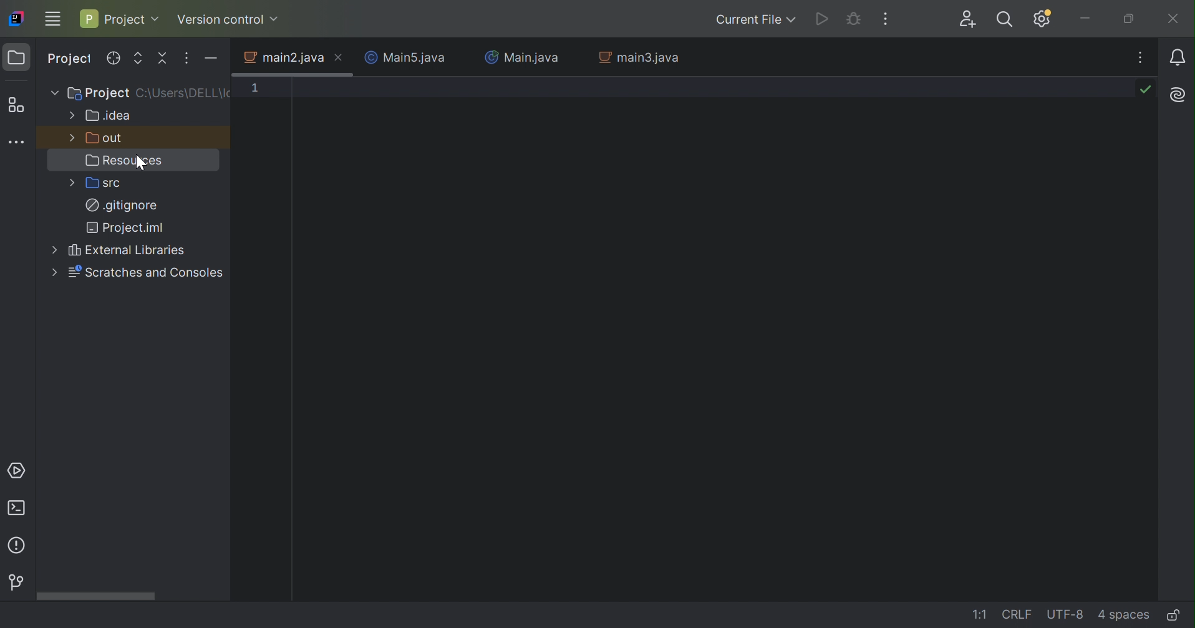 Image resolution: width=1195 pixels, height=628 pixels. What do you see at coordinates (1007, 20) in the screenshot?
I see `Search everywhere` at bounding box center [1007, 20].